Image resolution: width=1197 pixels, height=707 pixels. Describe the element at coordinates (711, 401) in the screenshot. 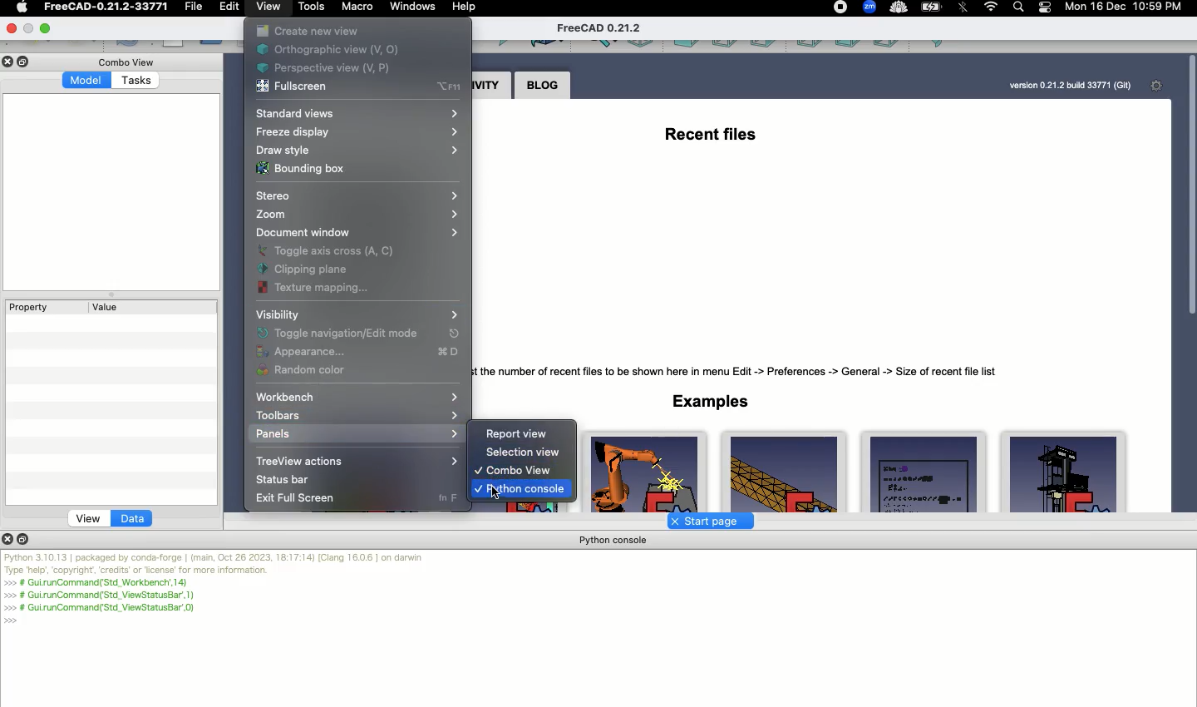

I see `Examples` at that location.